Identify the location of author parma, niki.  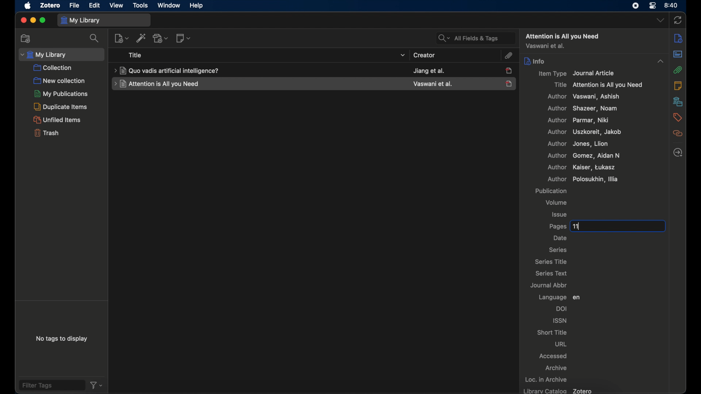
(581, 120).